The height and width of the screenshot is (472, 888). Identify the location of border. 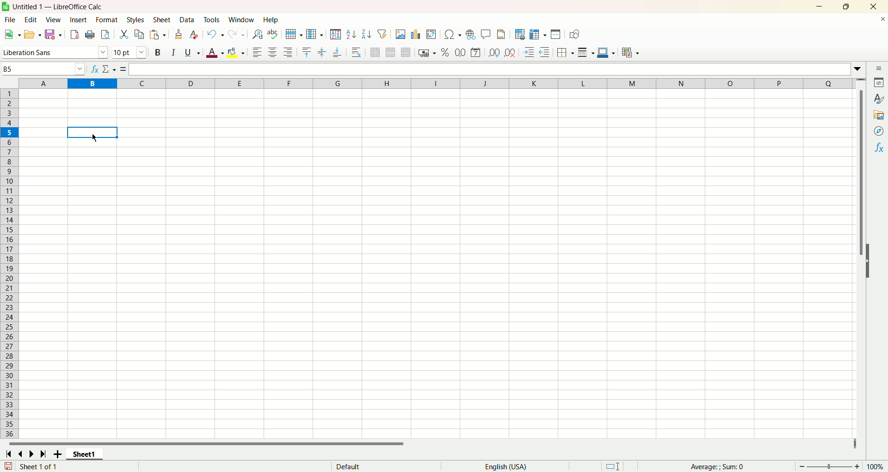
(566, 53).